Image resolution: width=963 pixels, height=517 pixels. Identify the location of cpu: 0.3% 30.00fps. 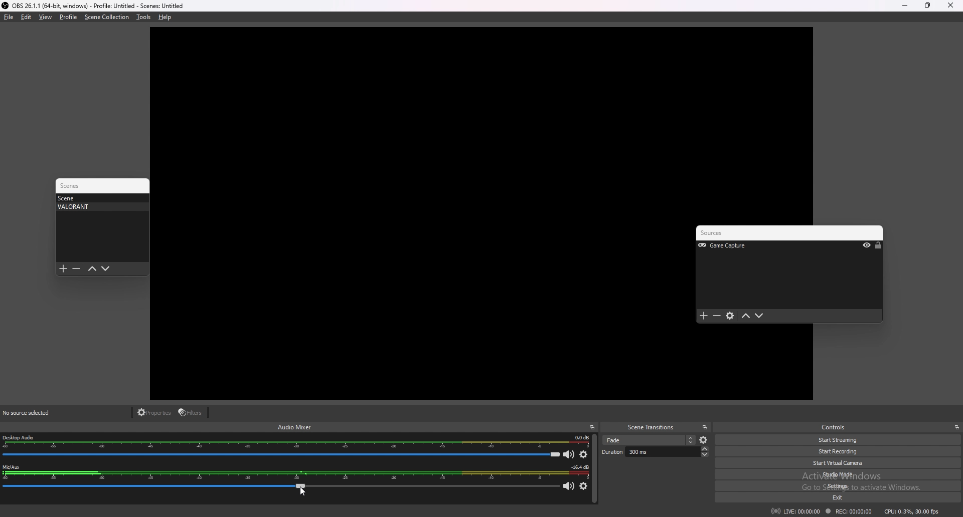
(912, 510).